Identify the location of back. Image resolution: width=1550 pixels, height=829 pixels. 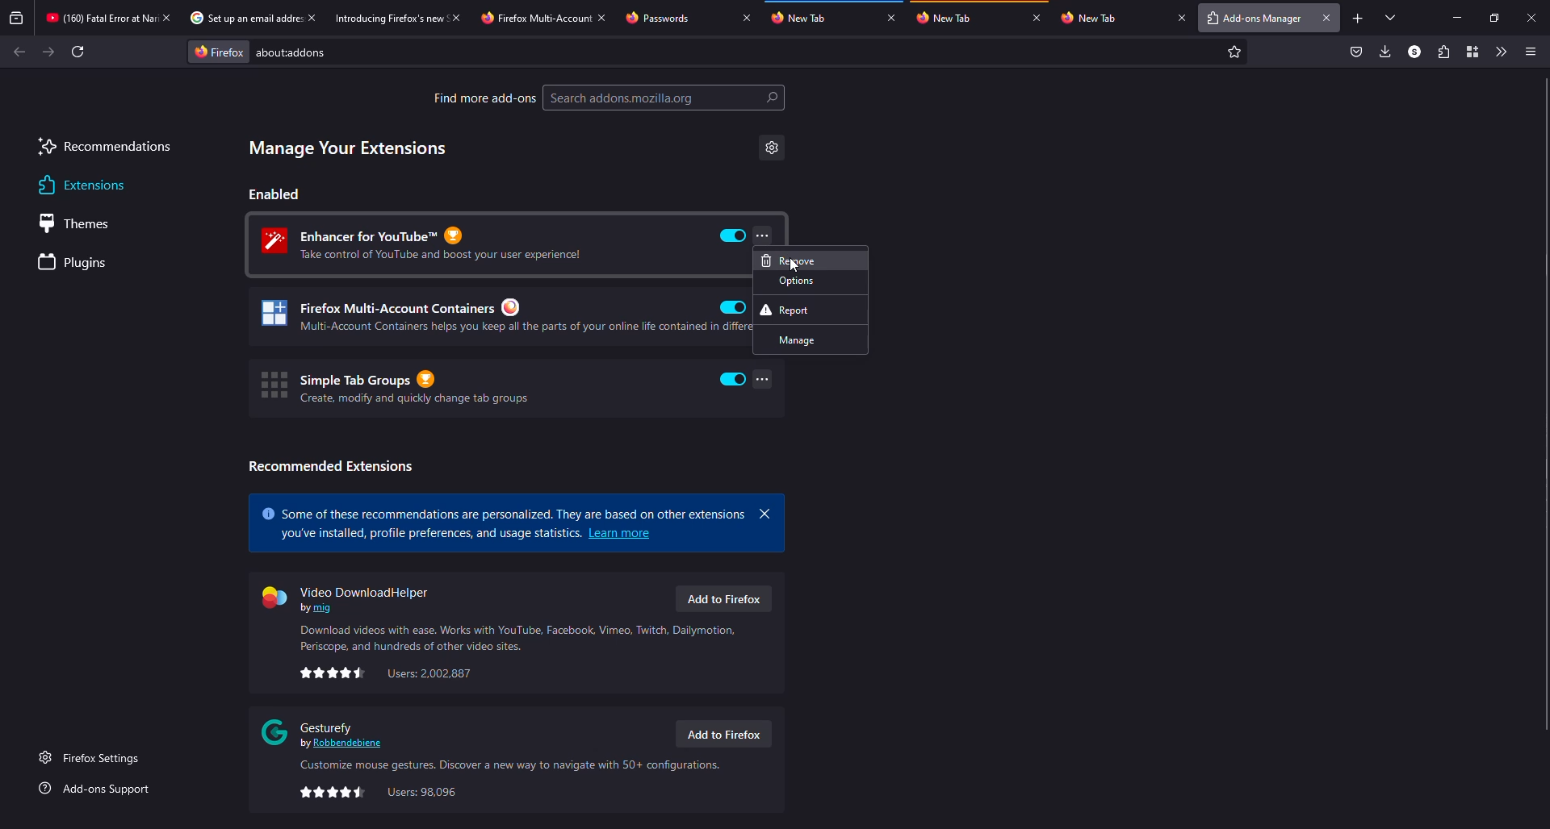
(19, 52).